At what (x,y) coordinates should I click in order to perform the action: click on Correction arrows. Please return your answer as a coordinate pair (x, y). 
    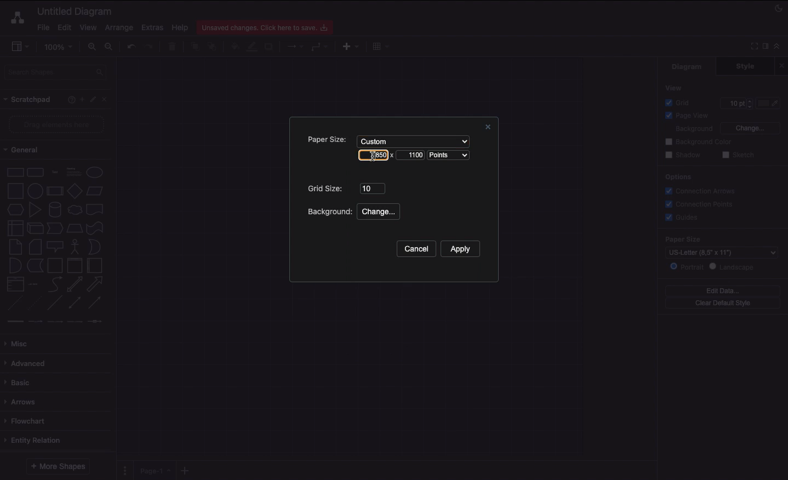
    Looking at the image, I should click on (699, 190).